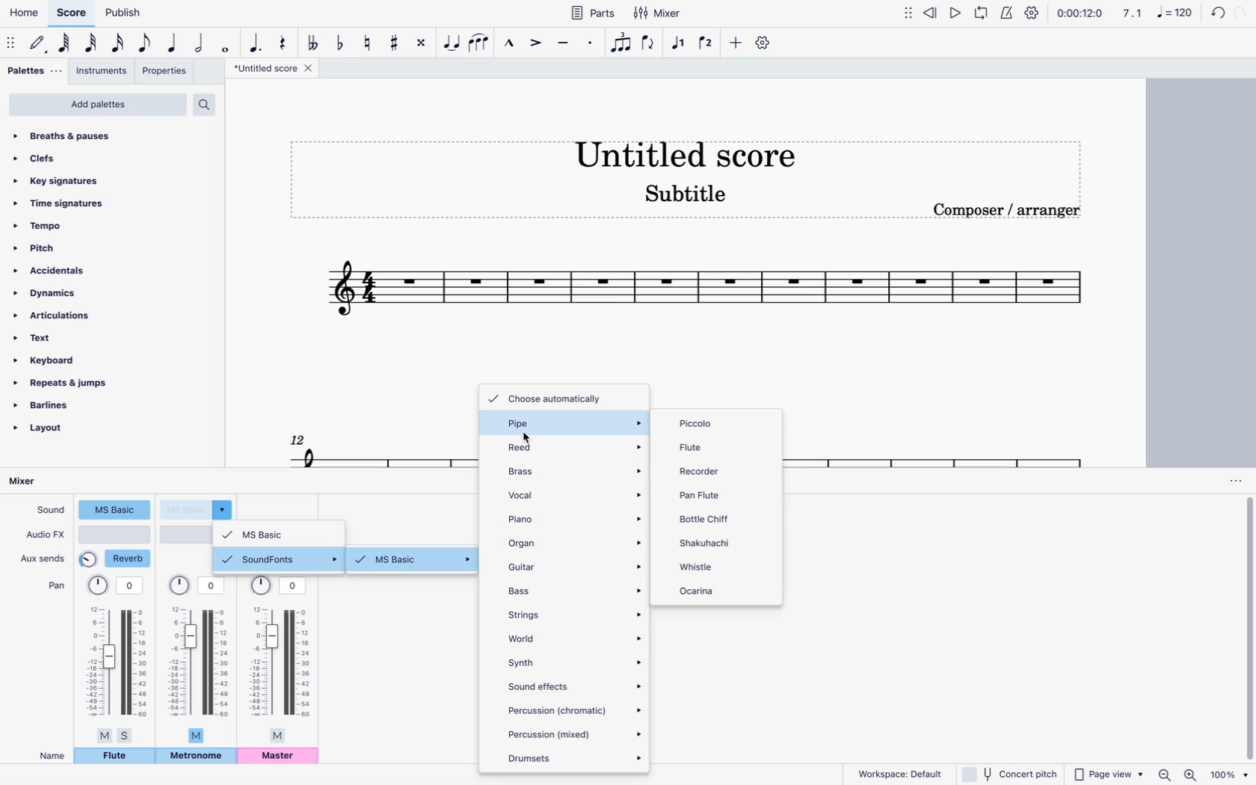 This screenshot has width=1256, height=785. Describe the element at coordinates (573, 493) in the screenshot. I see `vocal` at that location.